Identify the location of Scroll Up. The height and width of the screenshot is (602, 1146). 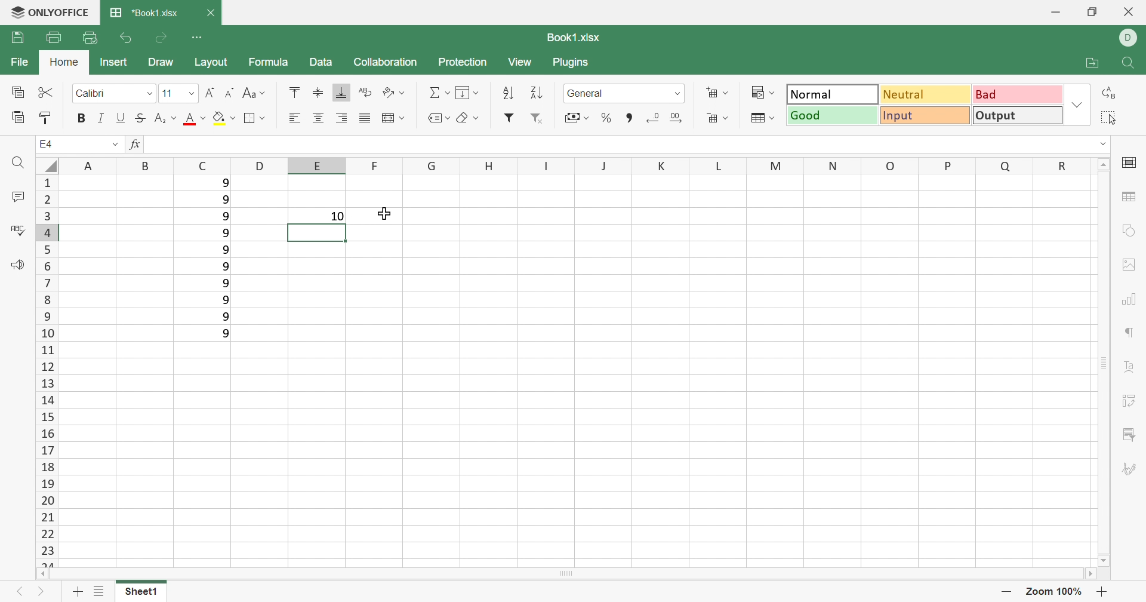
(1105, 164).